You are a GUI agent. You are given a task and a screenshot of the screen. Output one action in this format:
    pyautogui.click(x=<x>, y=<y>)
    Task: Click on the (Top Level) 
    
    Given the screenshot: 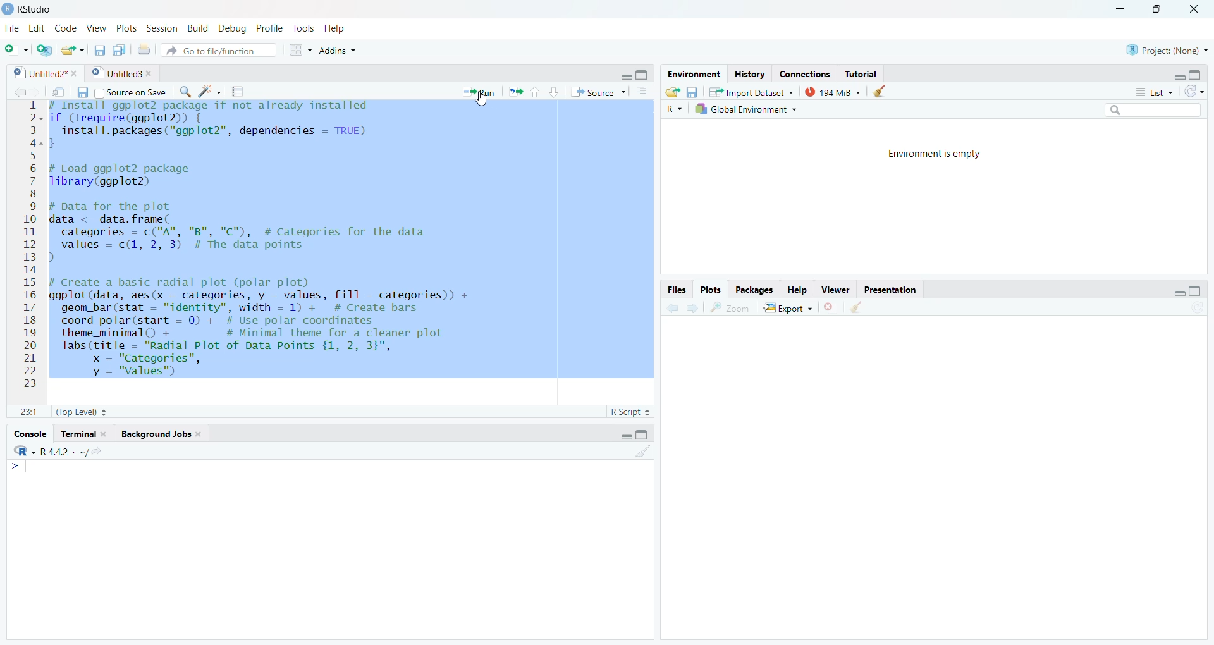 What is the action you would take?
    pyautogui.click(x=83, y=412)
    